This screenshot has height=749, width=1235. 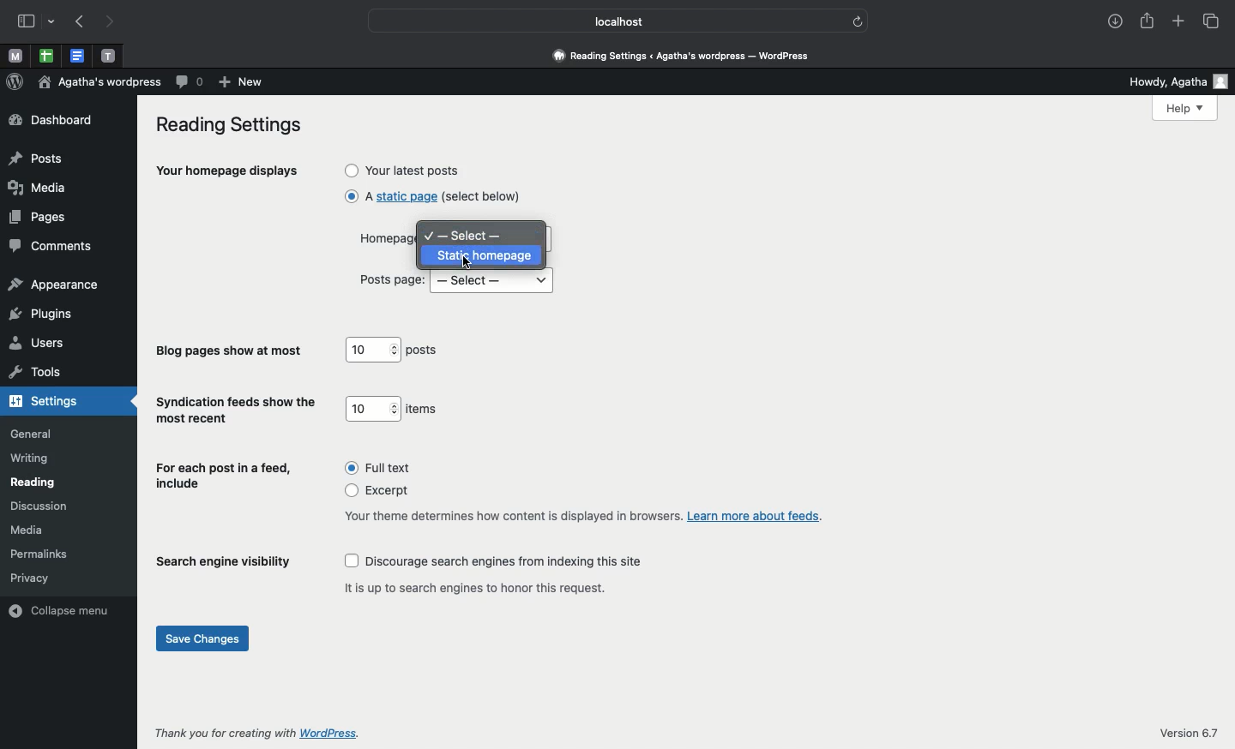 I want to click on Discourage search engines from indexing this site, so click(x=495, y=562).